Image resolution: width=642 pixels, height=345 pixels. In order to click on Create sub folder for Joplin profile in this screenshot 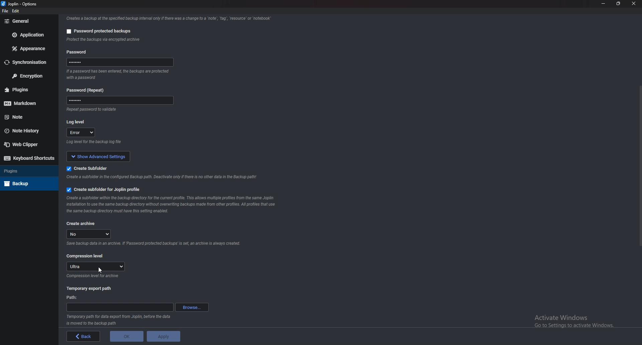, I will do `click(103, 190)`.